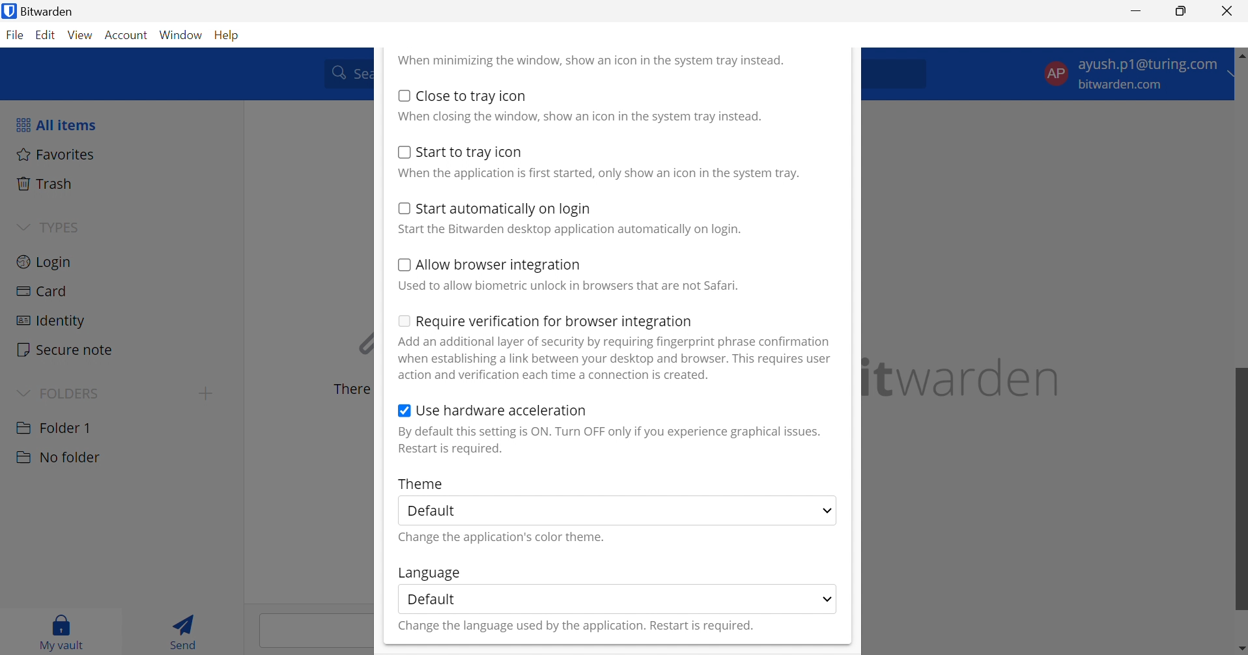  Describe the element at coordinates (555, 323) in the screenshot. I see `Require verification for browser intgretion` at that location.